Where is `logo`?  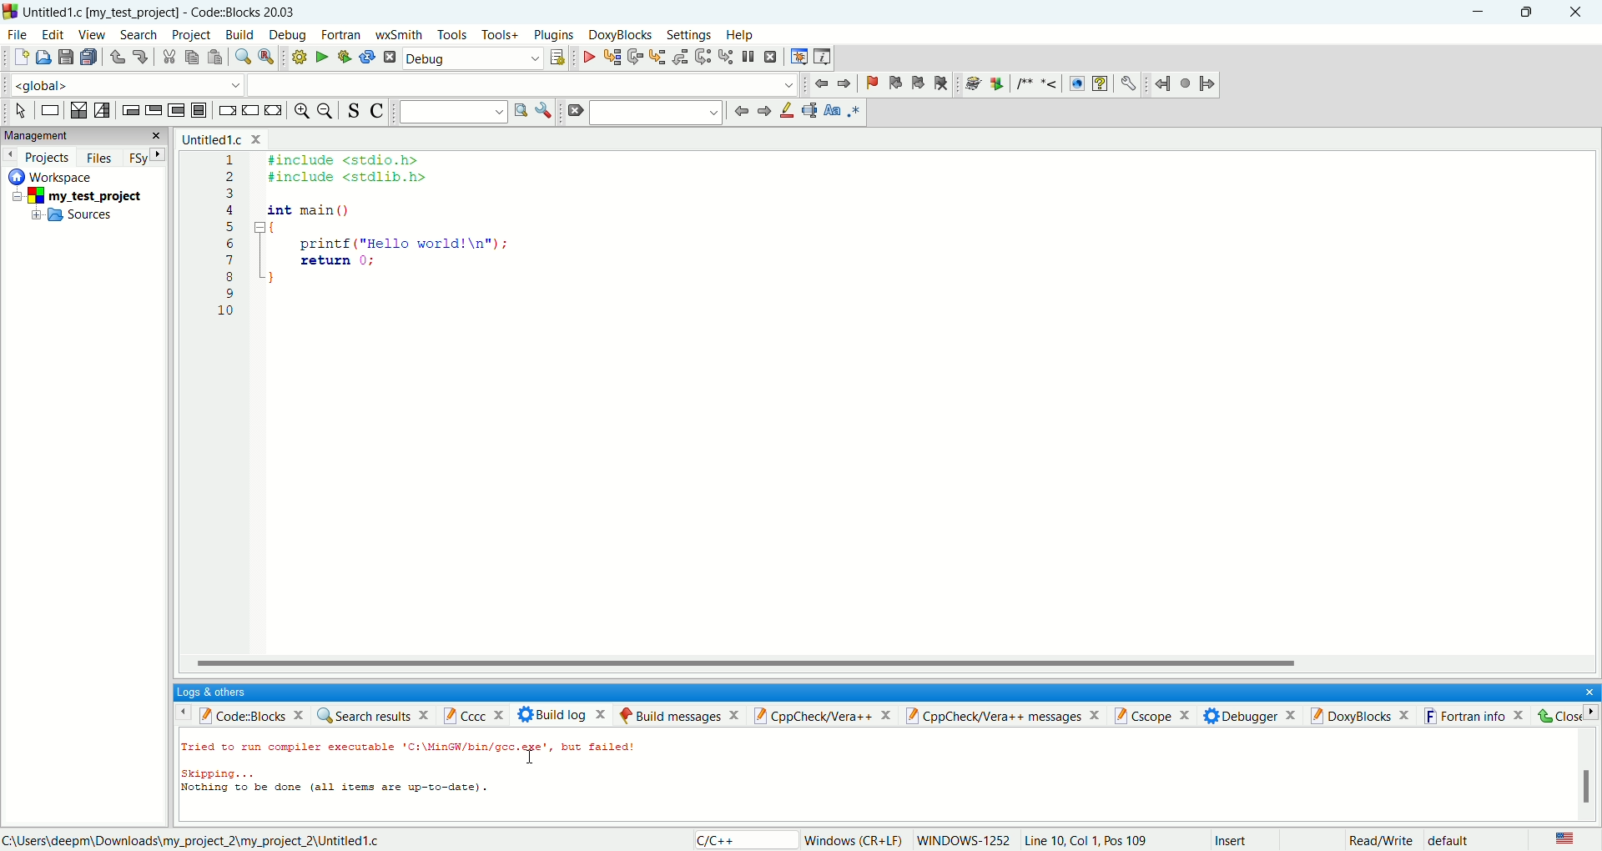
logo is located at coordinates (10, 12).